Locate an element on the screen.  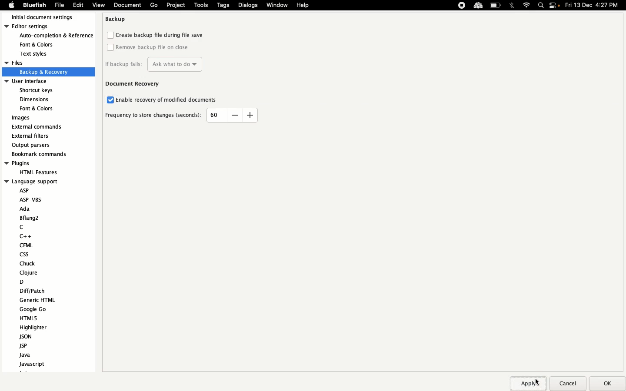
Internet is located at coordinates (526, 5).